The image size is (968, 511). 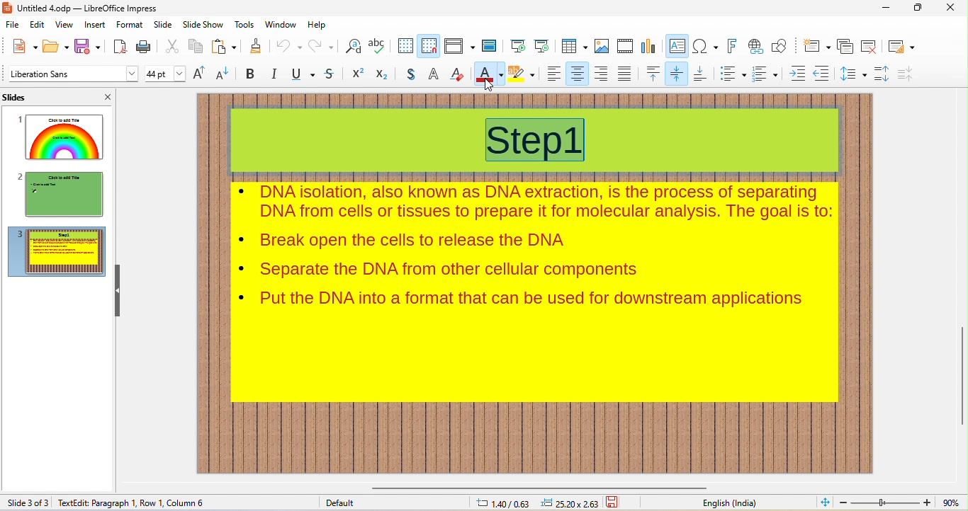 What do you see at coordinates (623, 45) in the screenshot?
I see `media` at bounding box center [623, 45].